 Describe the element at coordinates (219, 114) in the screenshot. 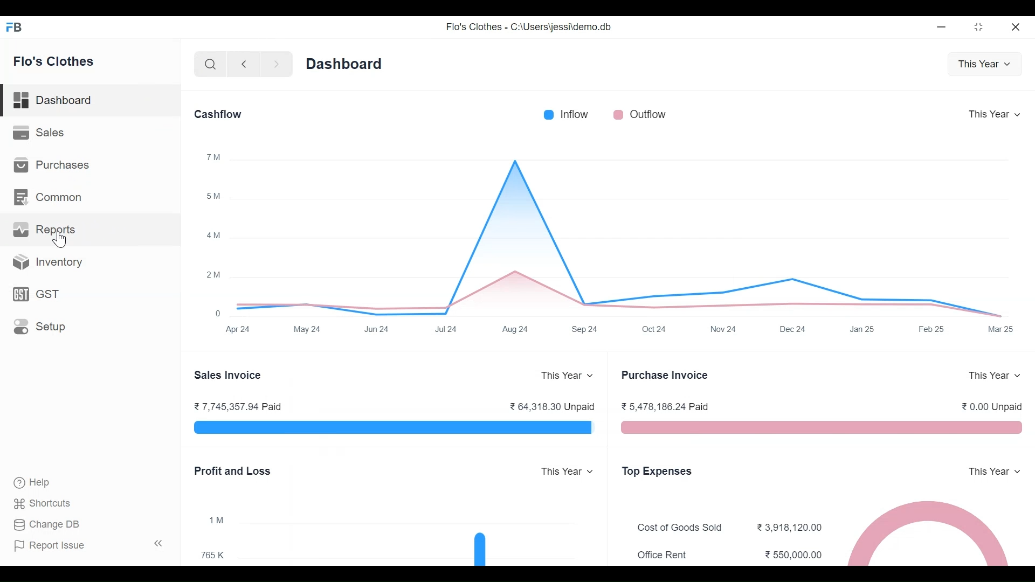

I see `cashflow` at that location.